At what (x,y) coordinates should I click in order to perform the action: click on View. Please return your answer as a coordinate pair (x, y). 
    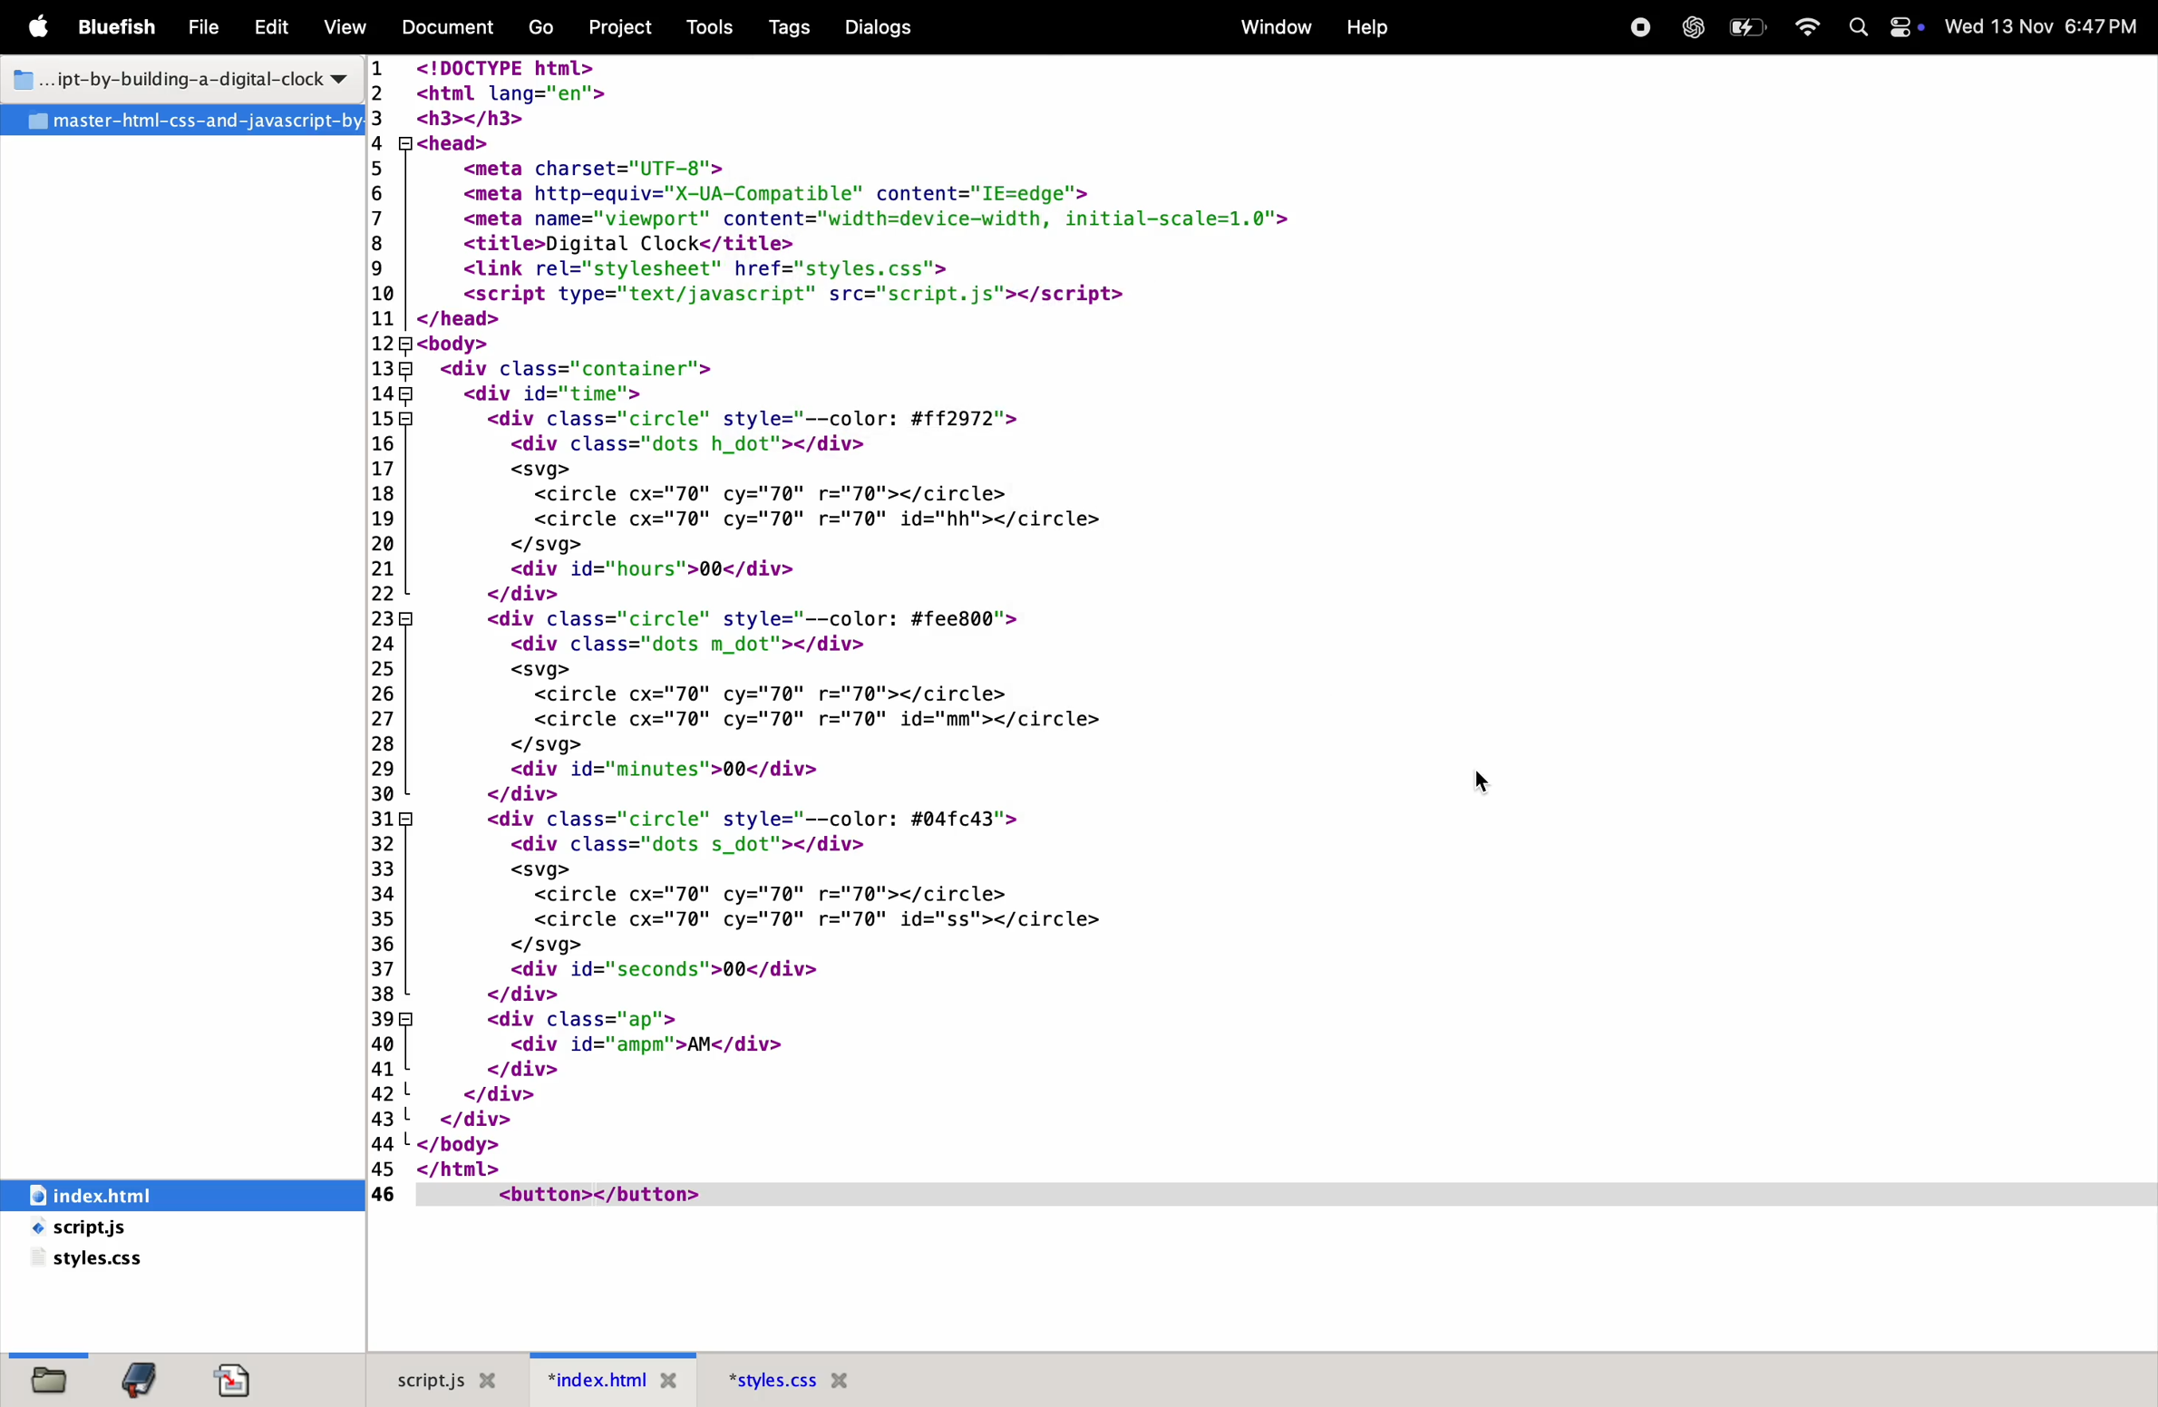
    Looking at the image, I should click on (345, 26).